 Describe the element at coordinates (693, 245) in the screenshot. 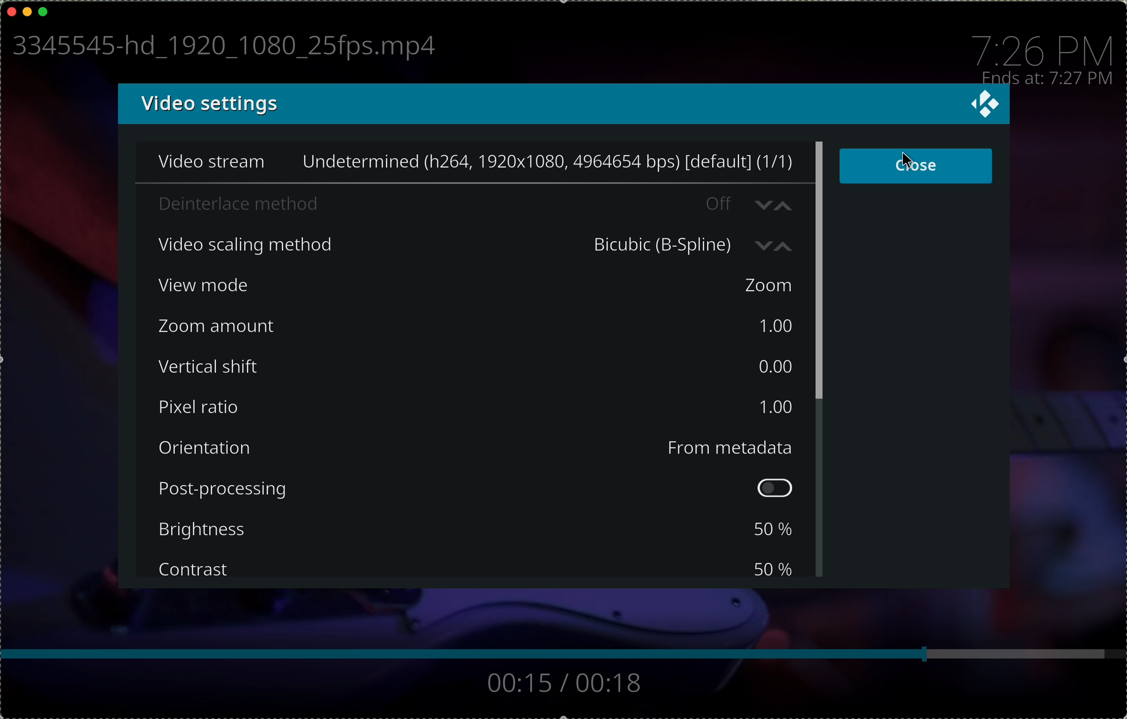

I see `Bicubic (B-Spline)` at that location.